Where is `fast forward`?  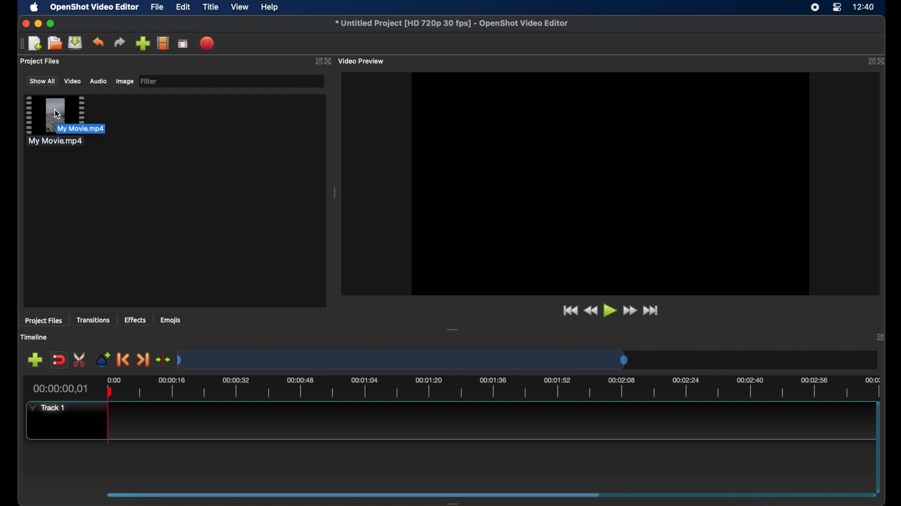
fast forward is located at coordinates (630, 311).